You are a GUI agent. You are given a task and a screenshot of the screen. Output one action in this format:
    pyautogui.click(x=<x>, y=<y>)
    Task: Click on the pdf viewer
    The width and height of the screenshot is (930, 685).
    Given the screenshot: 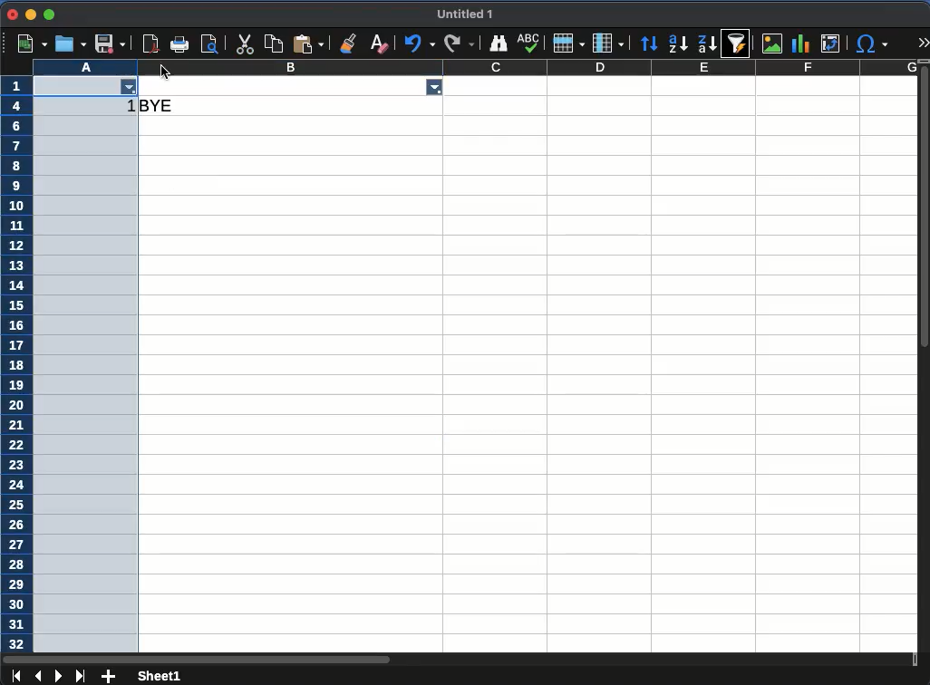 What is the action you would take?
    pyautogui.click(x=213, y=44)
    